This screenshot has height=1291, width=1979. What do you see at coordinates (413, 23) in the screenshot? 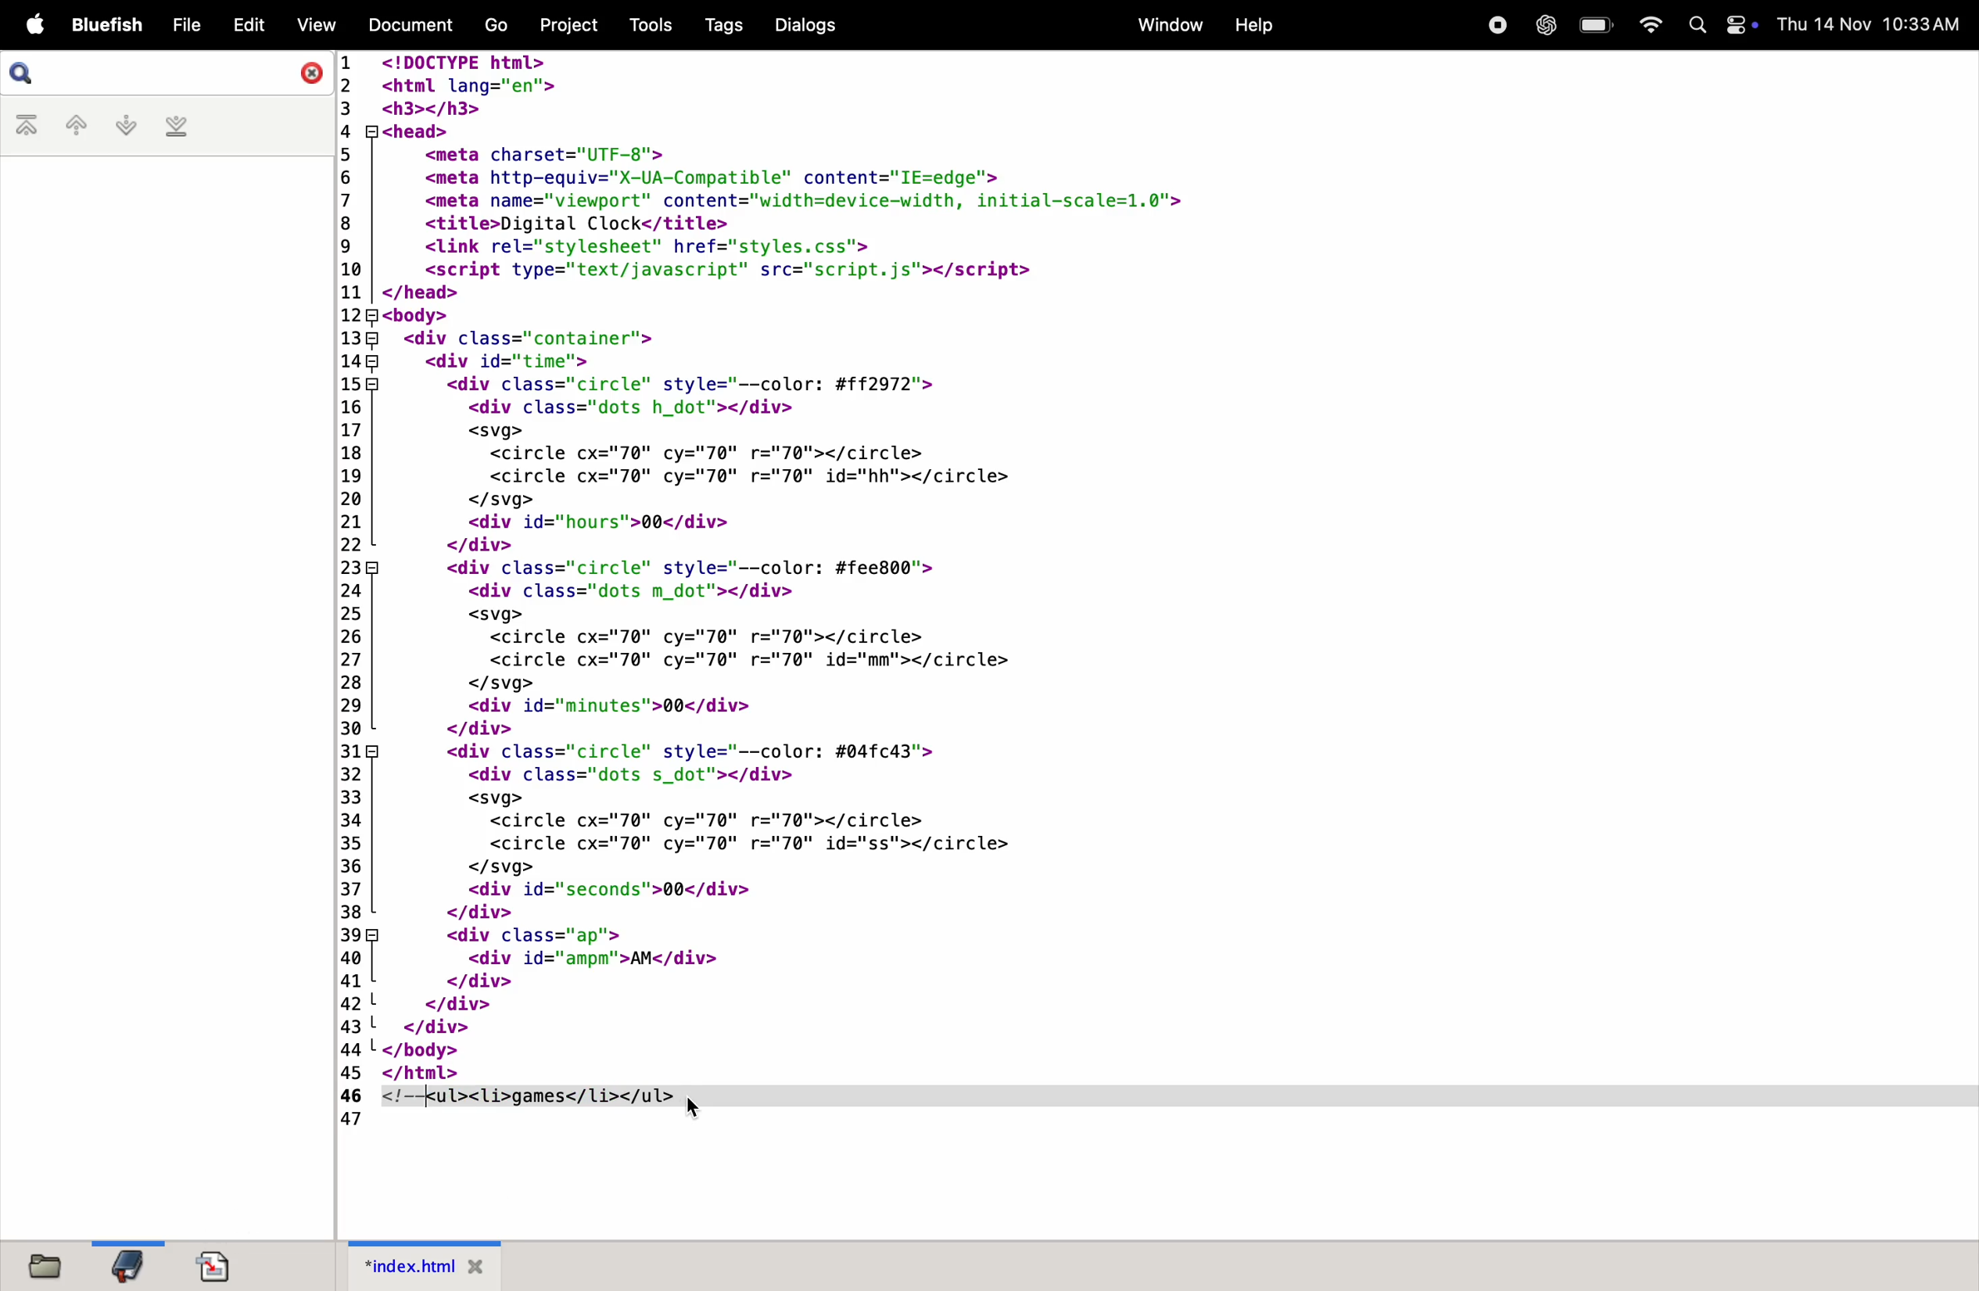
I see `Document` at bounding box center [413, 23].